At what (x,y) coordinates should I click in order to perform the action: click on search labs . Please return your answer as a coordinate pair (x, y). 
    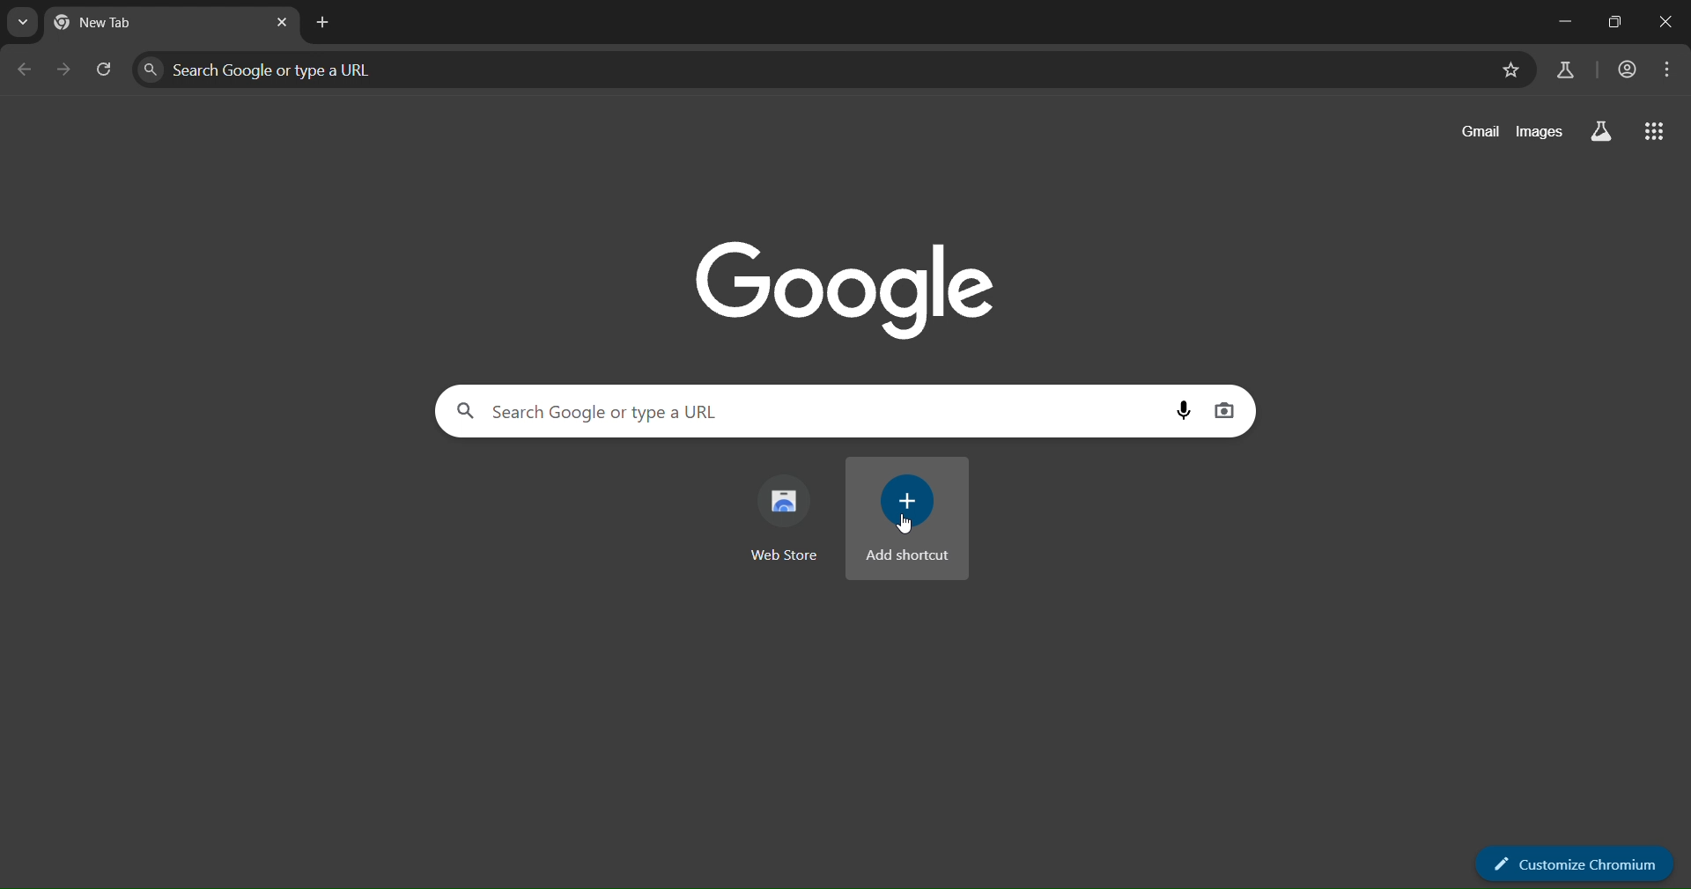
    Looking at the image, I should click on (1597, 131).